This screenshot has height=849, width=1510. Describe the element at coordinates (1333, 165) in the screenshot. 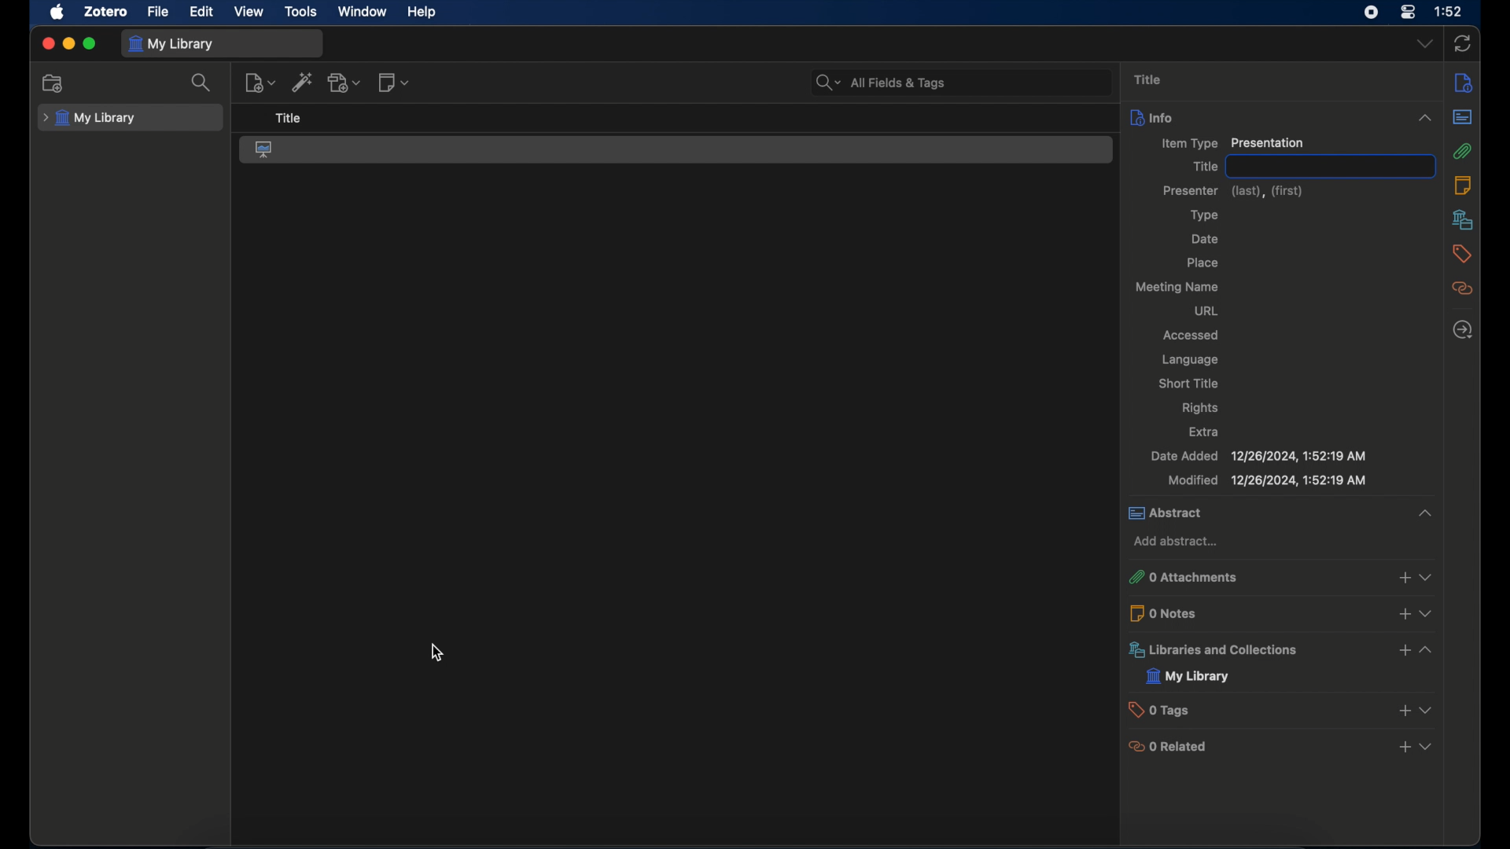

I see `title` at that location.